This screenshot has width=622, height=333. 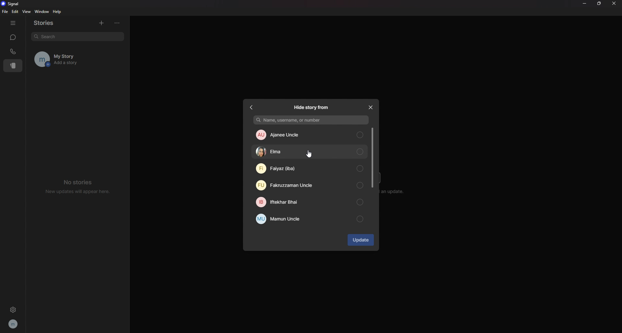 I want to click on search, so click(x=77, y=36).